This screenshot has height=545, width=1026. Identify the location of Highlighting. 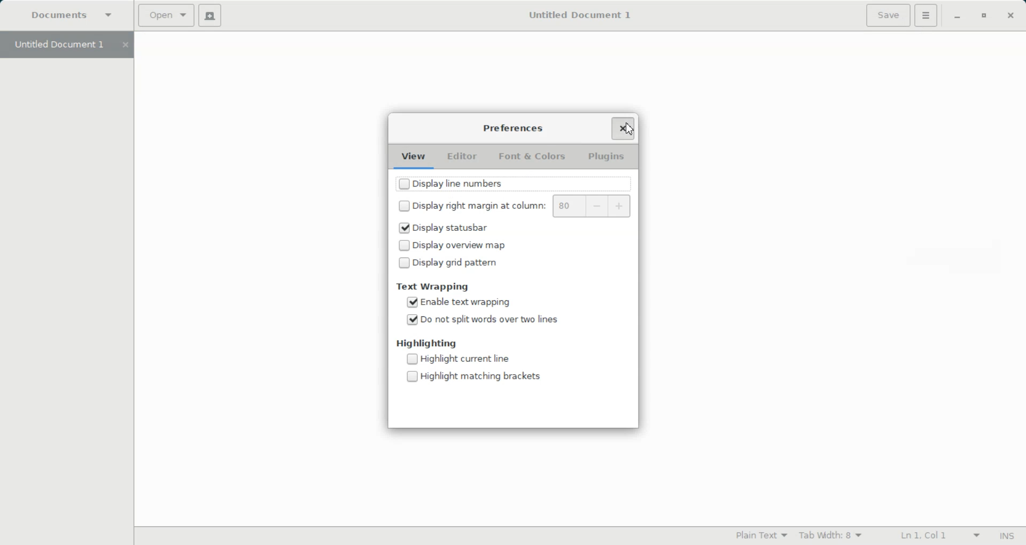
(427, 344).